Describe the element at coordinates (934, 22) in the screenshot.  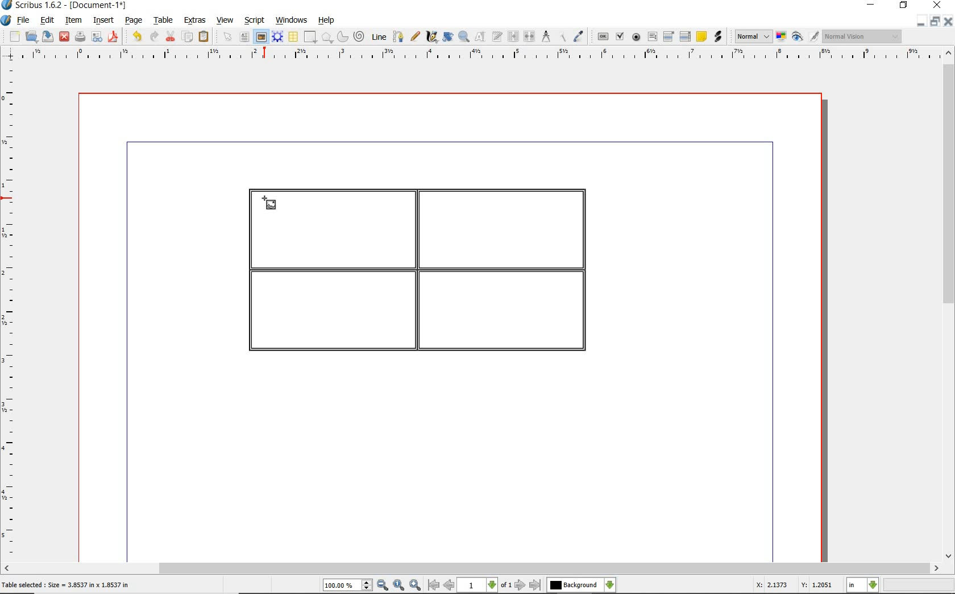
I see `restore` at that location.